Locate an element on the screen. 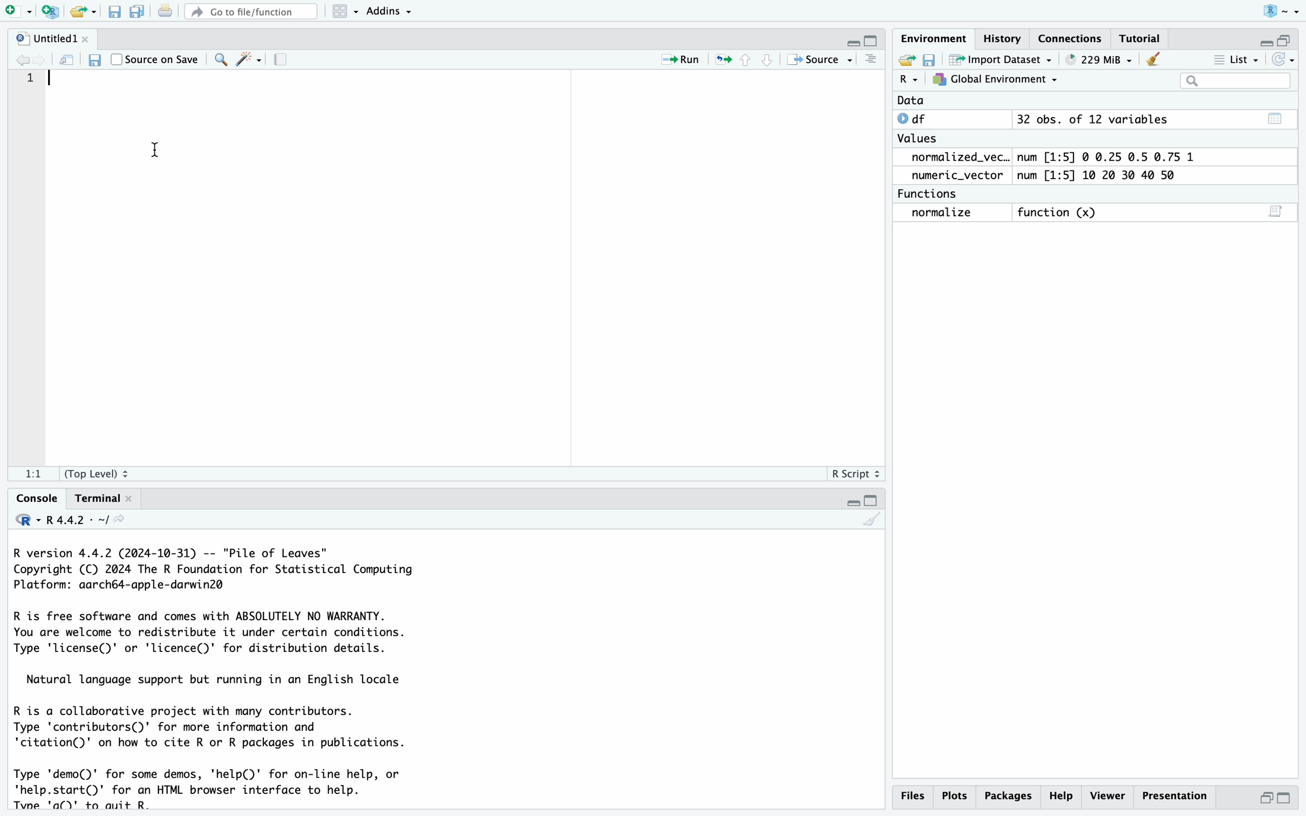  save is located at coordinates (98, 61).